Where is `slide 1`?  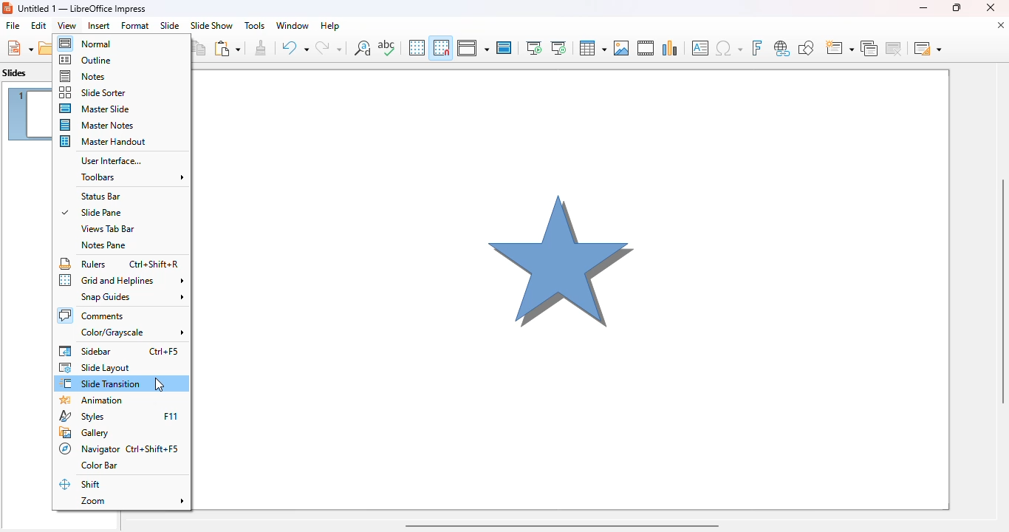 slide 1 is located at coordinates (574, 290).